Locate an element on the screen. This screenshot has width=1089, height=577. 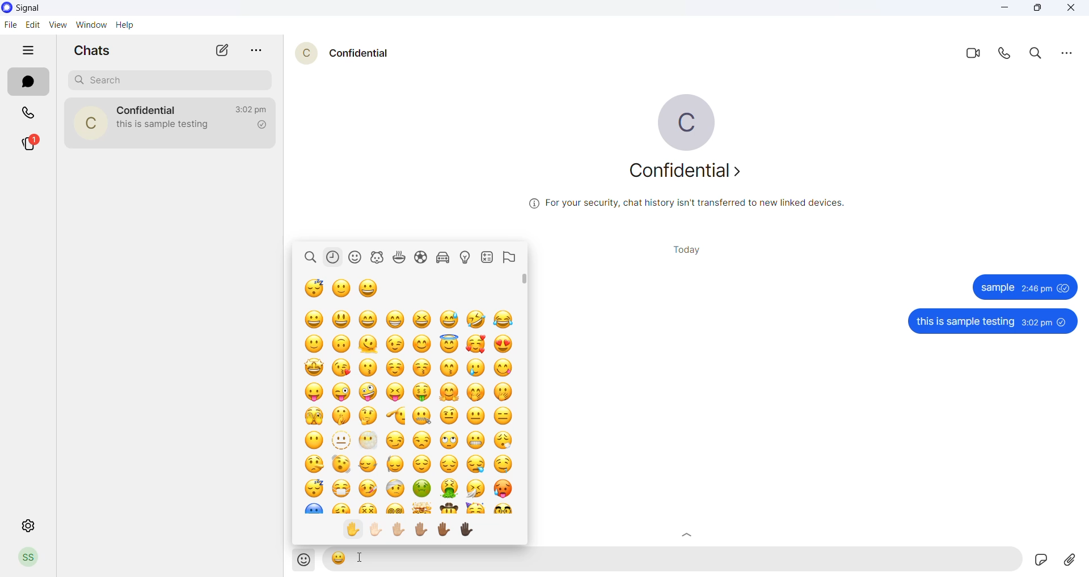
smiley emojis is located at coordinates (358, 258).